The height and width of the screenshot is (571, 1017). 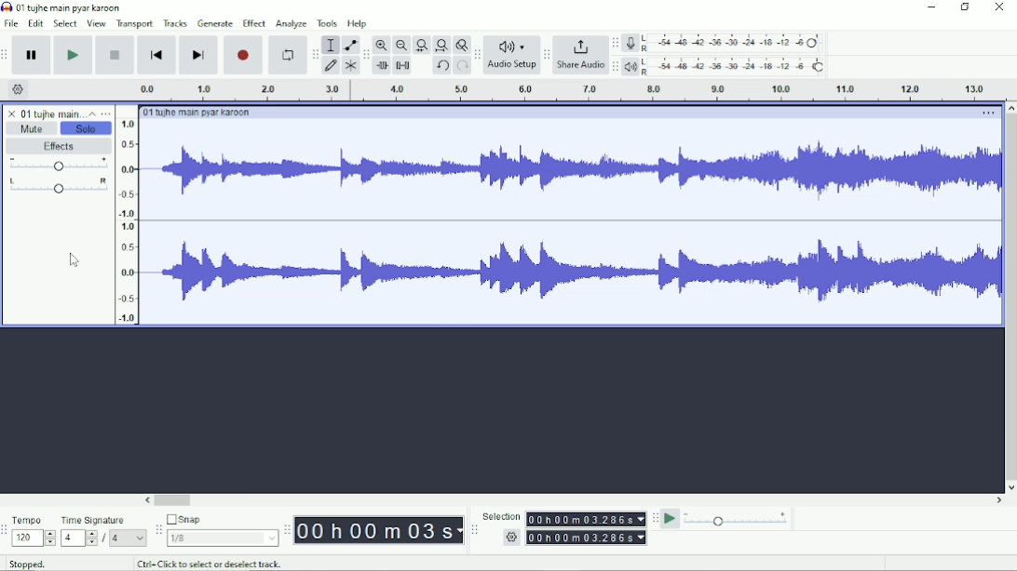 I want to click on Collapse, so click(x=92, y=113).